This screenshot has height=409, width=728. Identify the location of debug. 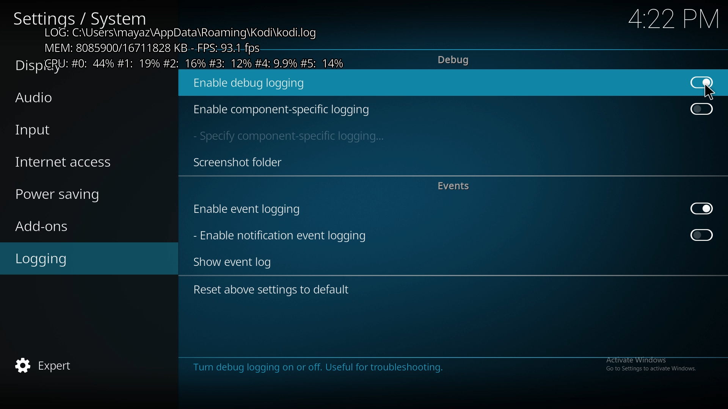
(453, 61).